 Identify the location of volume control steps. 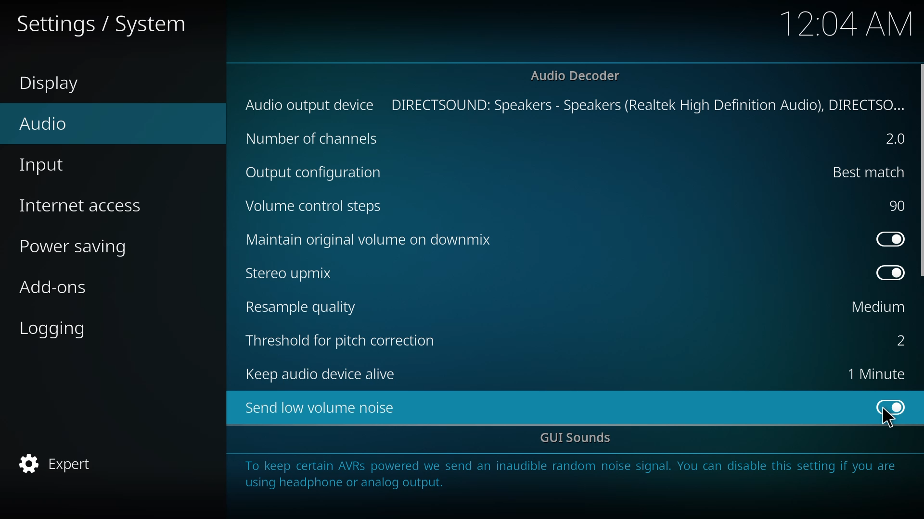
(318, 206).